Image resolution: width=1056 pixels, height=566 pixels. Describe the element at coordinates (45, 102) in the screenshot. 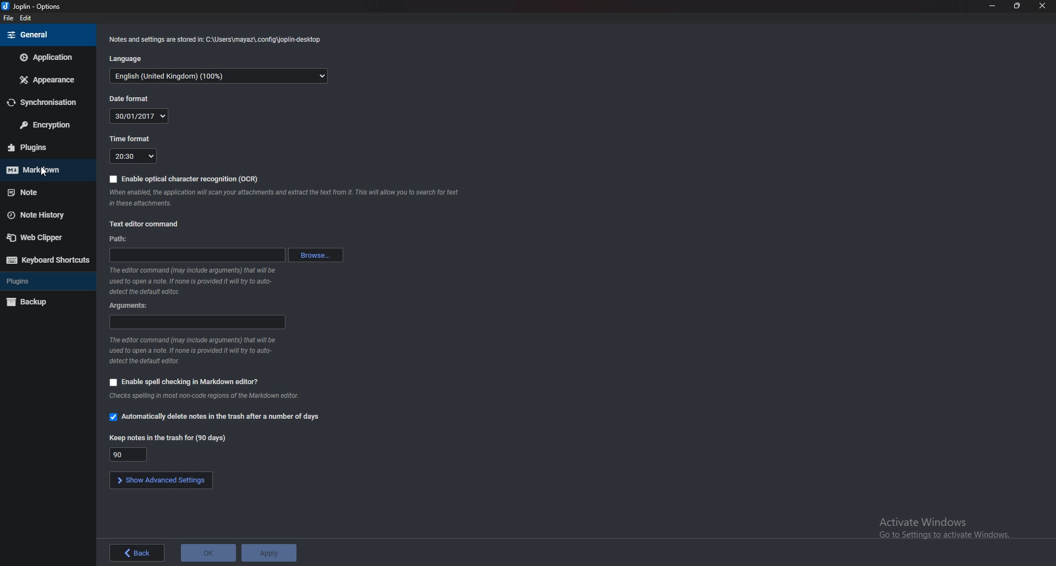

I see `Sync` at that location.